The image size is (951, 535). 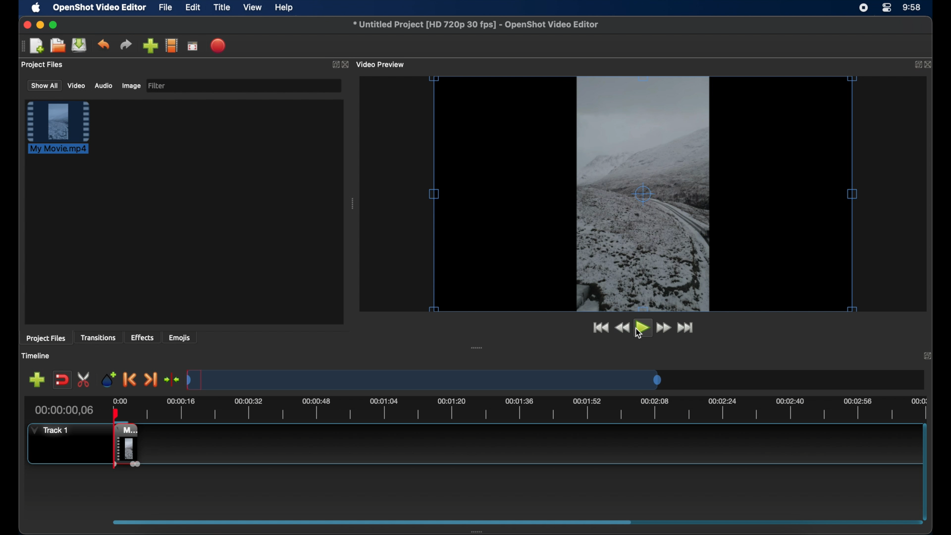 What do you see at coordinates (26, 25) in the screenshot?
I see `close` at bounding box center [26, 25].